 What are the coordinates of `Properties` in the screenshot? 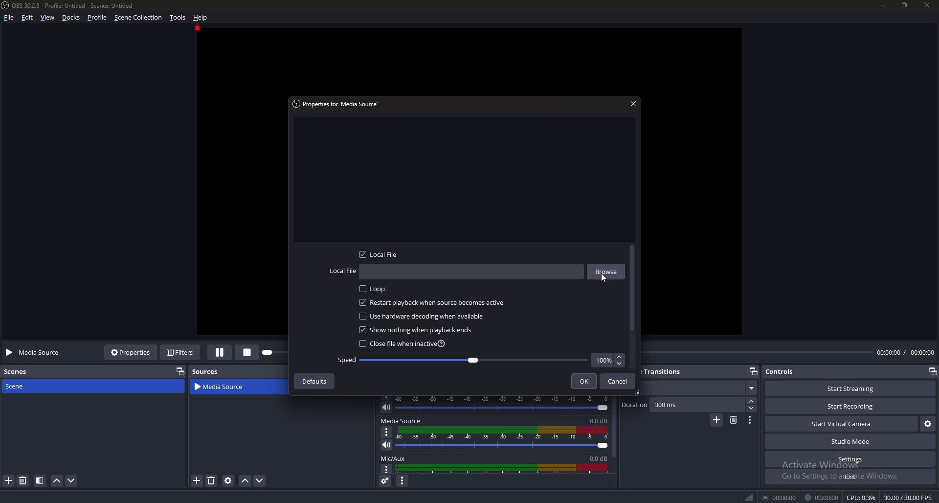 It's located at (131, 352).